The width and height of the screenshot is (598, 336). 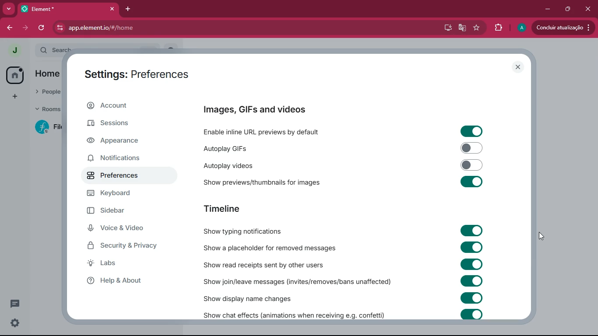 What do you see at coordinates (15, 304) in the screenshot?
I see `threads` at bounding box center [15, 304].